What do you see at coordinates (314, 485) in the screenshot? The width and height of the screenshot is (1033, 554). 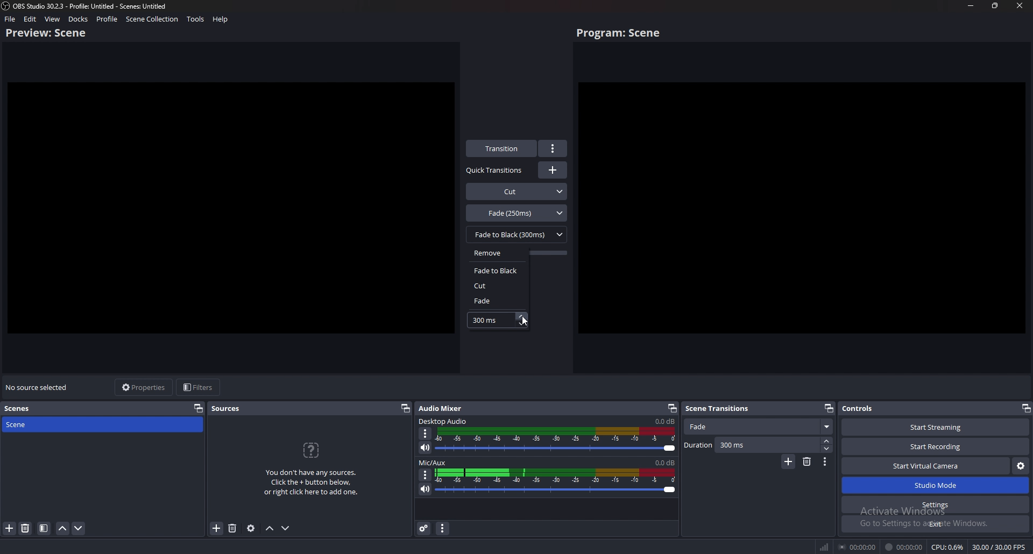 I see `You don't have any sources.
Click the + button below,
or right click here to add one.` at bounding box center [314, 485].